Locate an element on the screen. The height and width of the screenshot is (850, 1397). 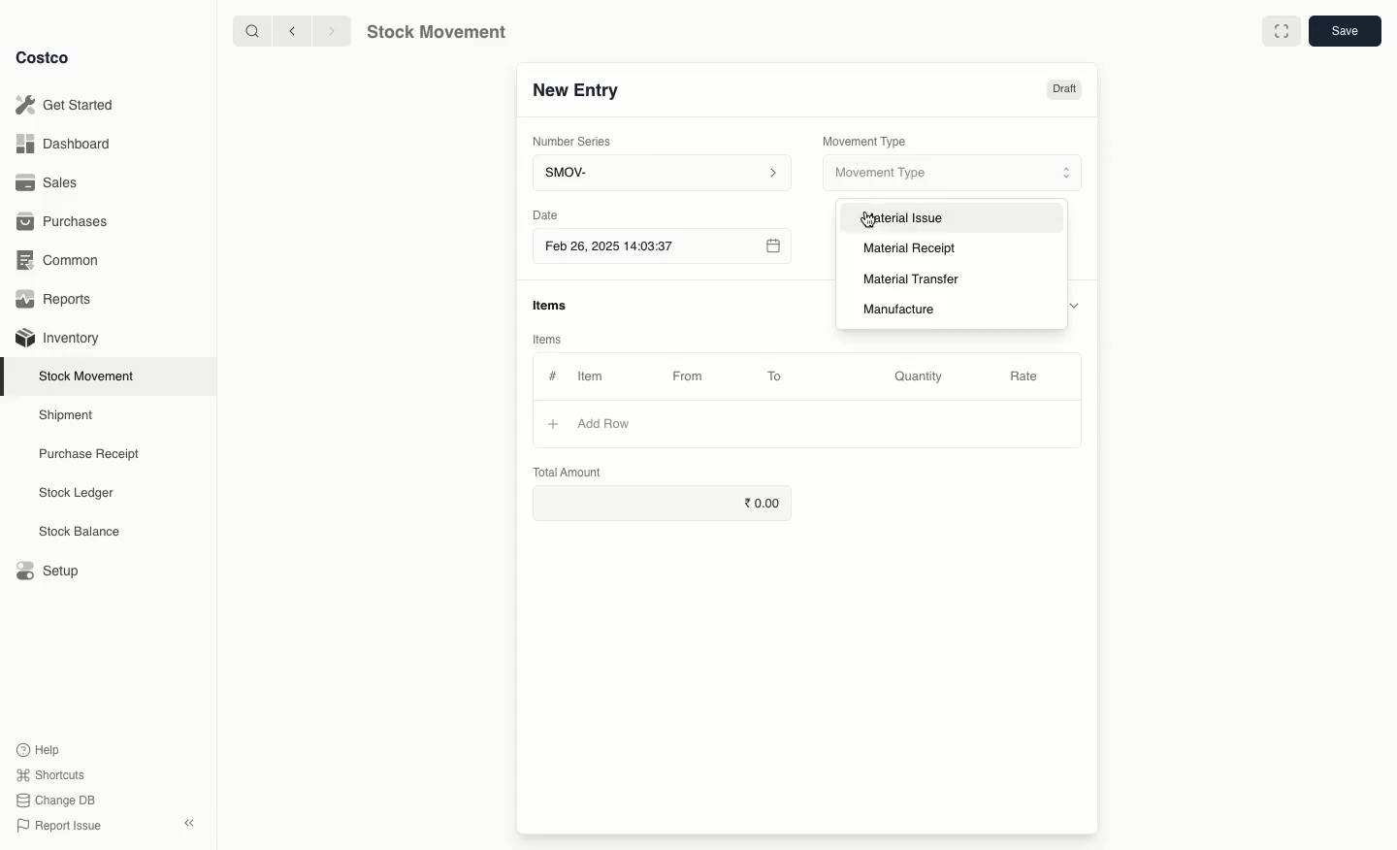
Dashboard is located at coordinates (65, 146).